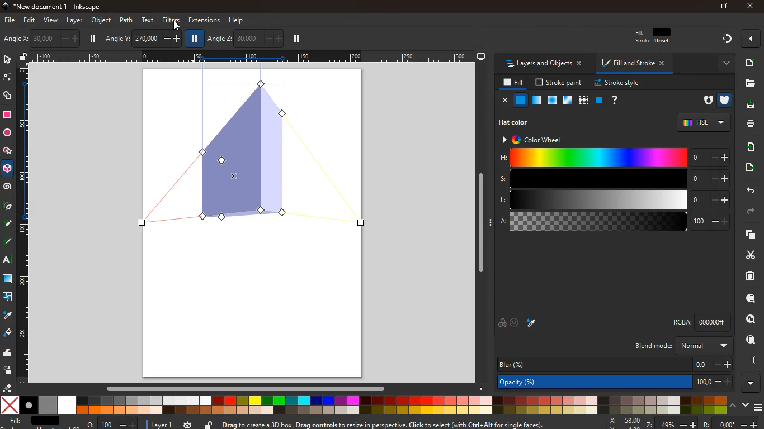  What do you see at coordinates (143, 37) in the screenshot?
I see `angle y` at bounding box center [143, 37].